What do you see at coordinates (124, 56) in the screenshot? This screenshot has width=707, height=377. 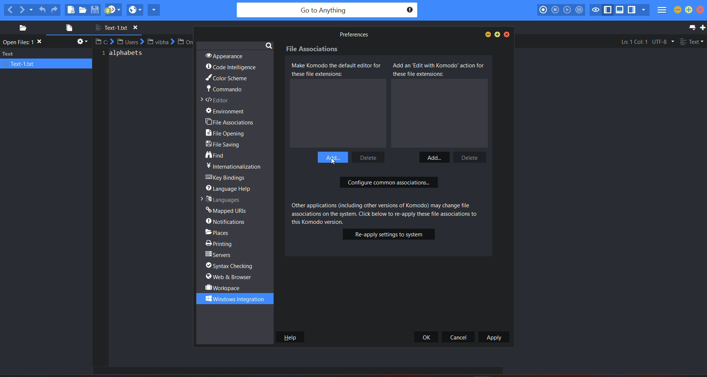 I see `alphabets` at bounding box center [124, 56].